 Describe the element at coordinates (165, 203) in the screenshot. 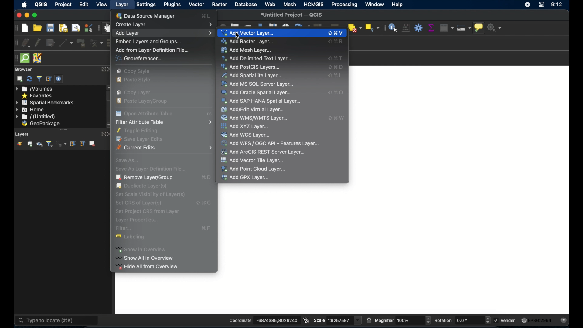

I see `Set CRS of Layer(s)` at that location.